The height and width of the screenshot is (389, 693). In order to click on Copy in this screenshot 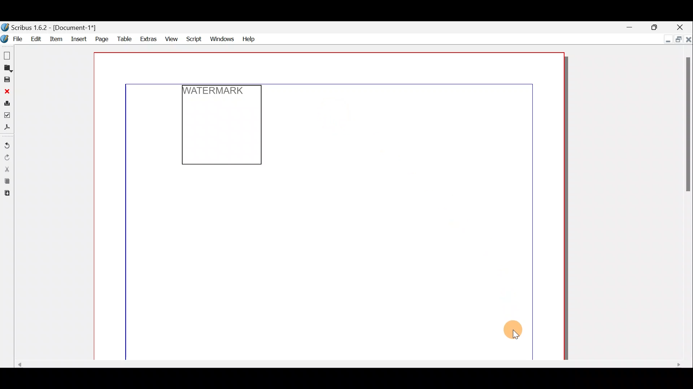, I will do `click(6, 182)`.